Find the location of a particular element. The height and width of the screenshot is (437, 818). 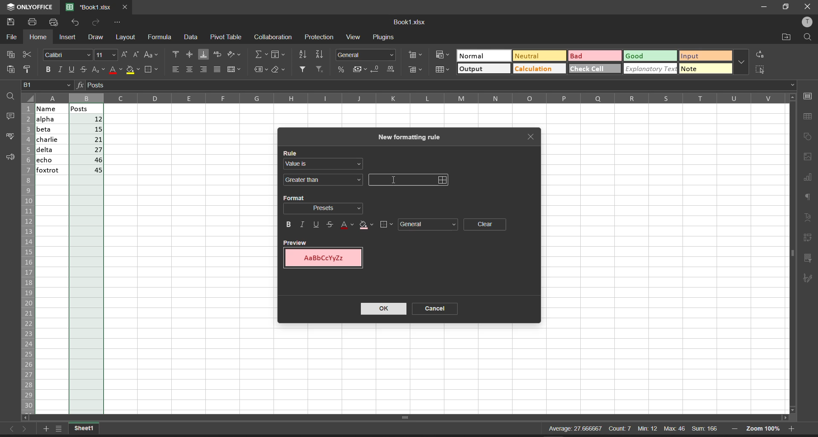

'Book1.xlsx is located at coordinates (87, 7).